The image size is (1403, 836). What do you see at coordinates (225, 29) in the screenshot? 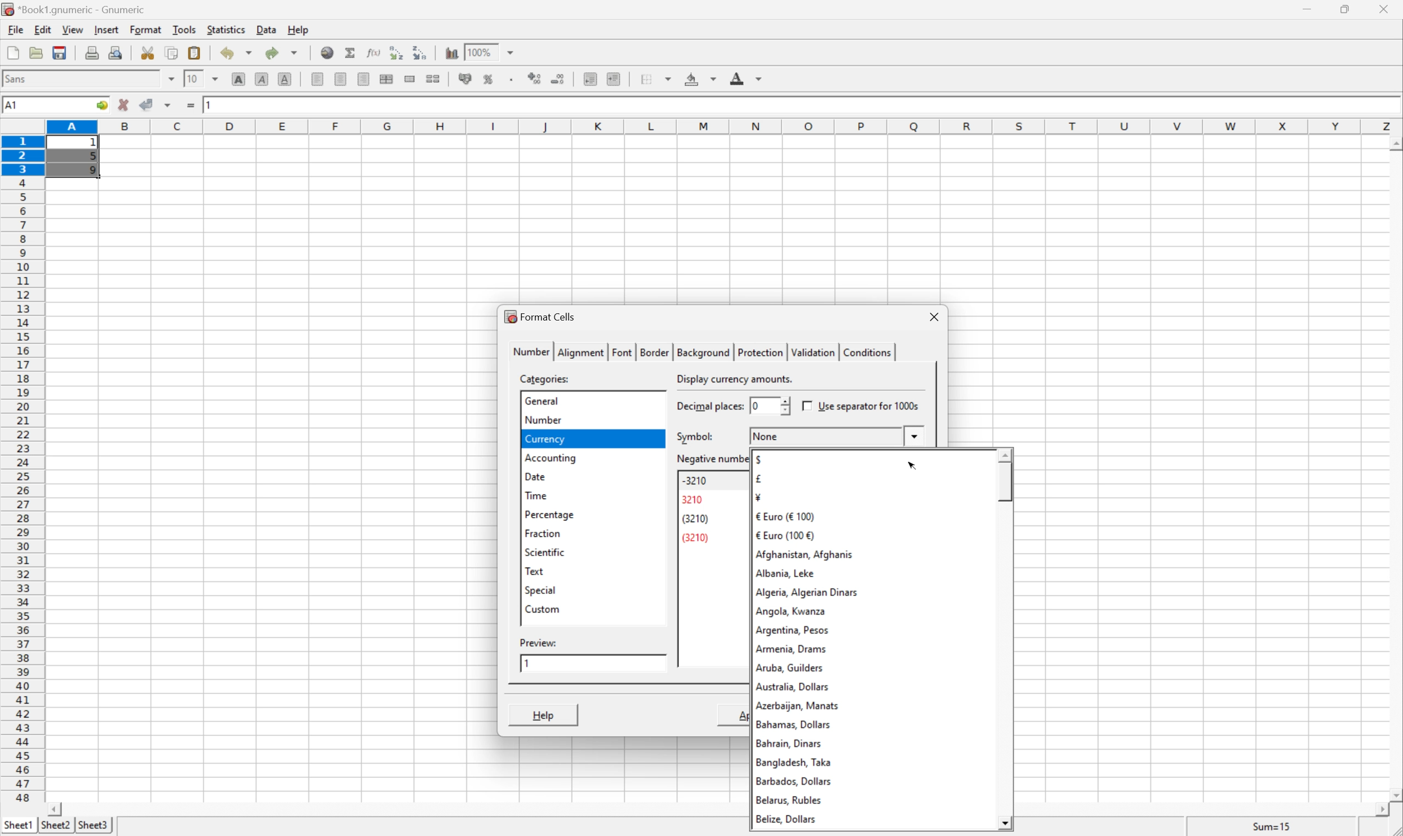
I see `statistics` at bounding box center [225, 29].